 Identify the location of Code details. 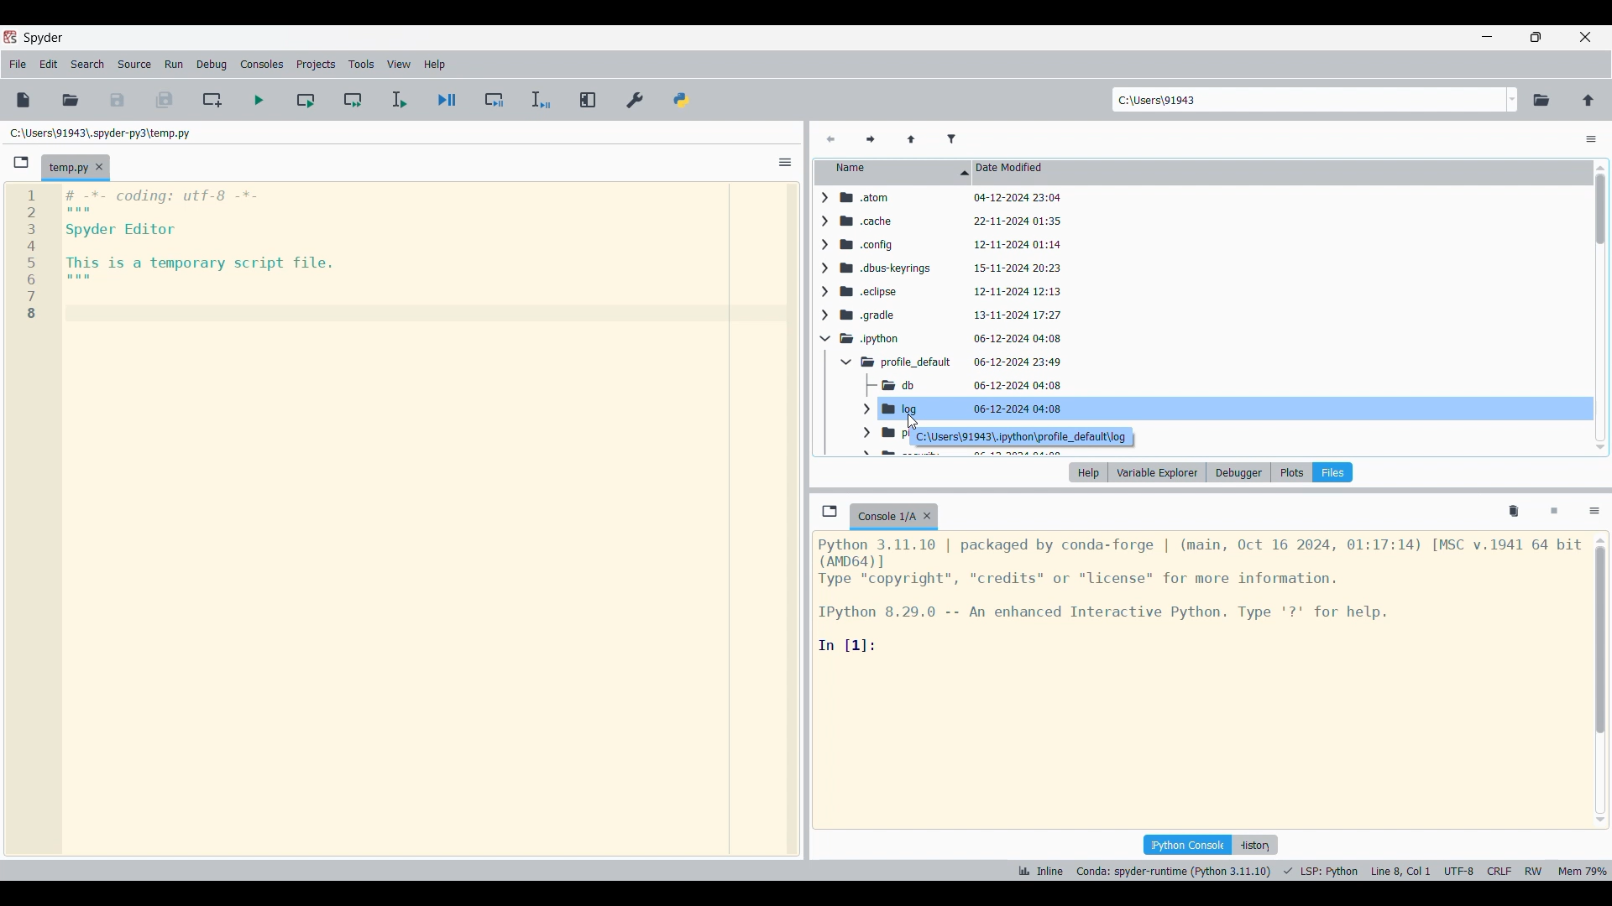
(1200, 595).